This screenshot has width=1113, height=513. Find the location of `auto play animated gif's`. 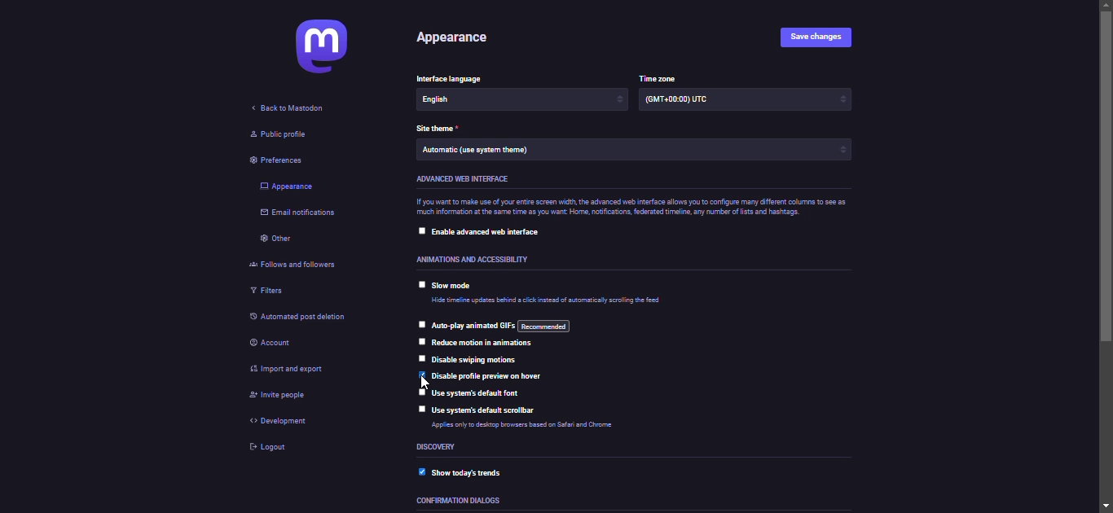

auto play animated gif's is located at coordinates (498, 325).